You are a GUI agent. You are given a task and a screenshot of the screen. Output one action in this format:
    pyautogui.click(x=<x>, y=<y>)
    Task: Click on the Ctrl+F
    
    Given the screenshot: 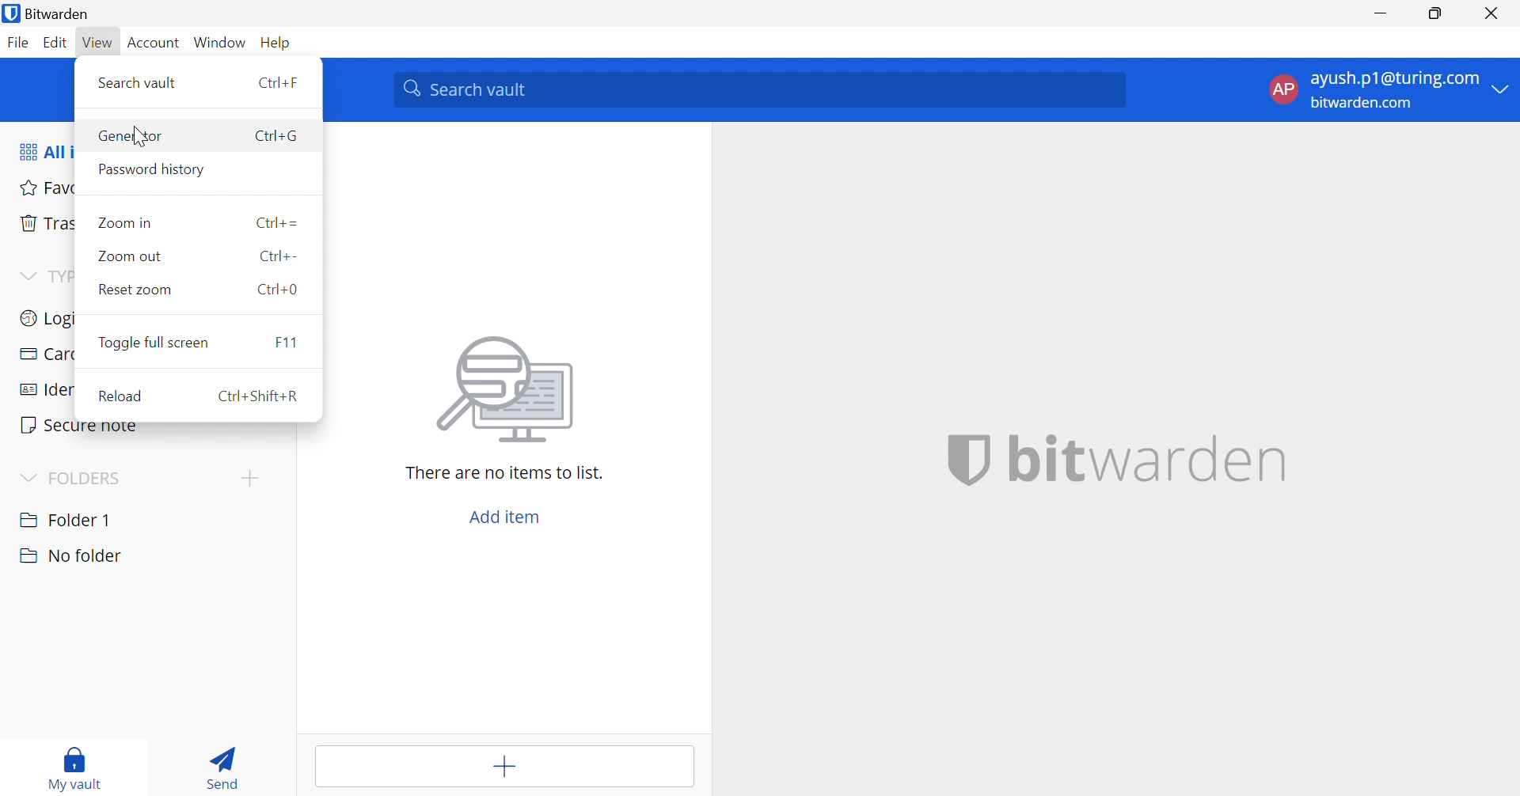 What is the action you would take?
    pyautogui.click(x=279, y=83)
    